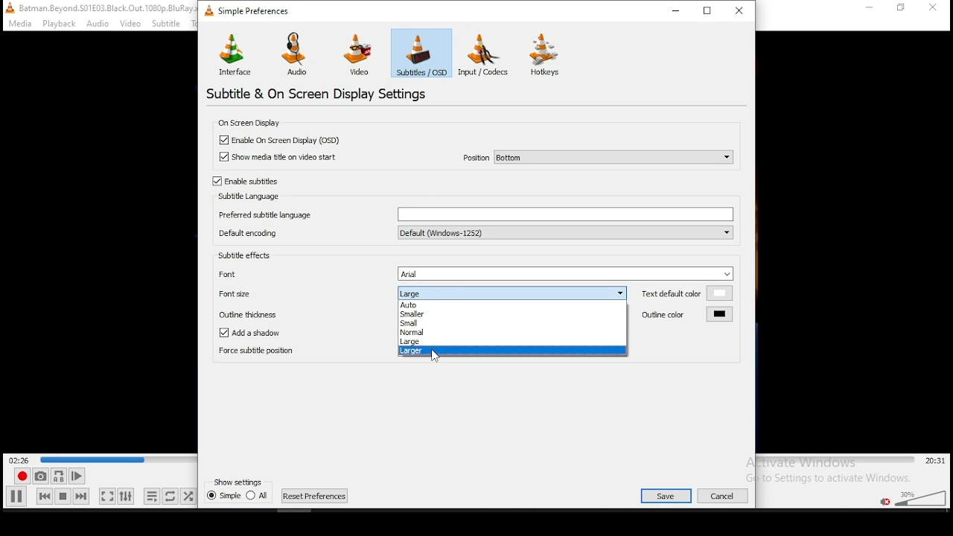  I want to click on large, so click(511, 293).